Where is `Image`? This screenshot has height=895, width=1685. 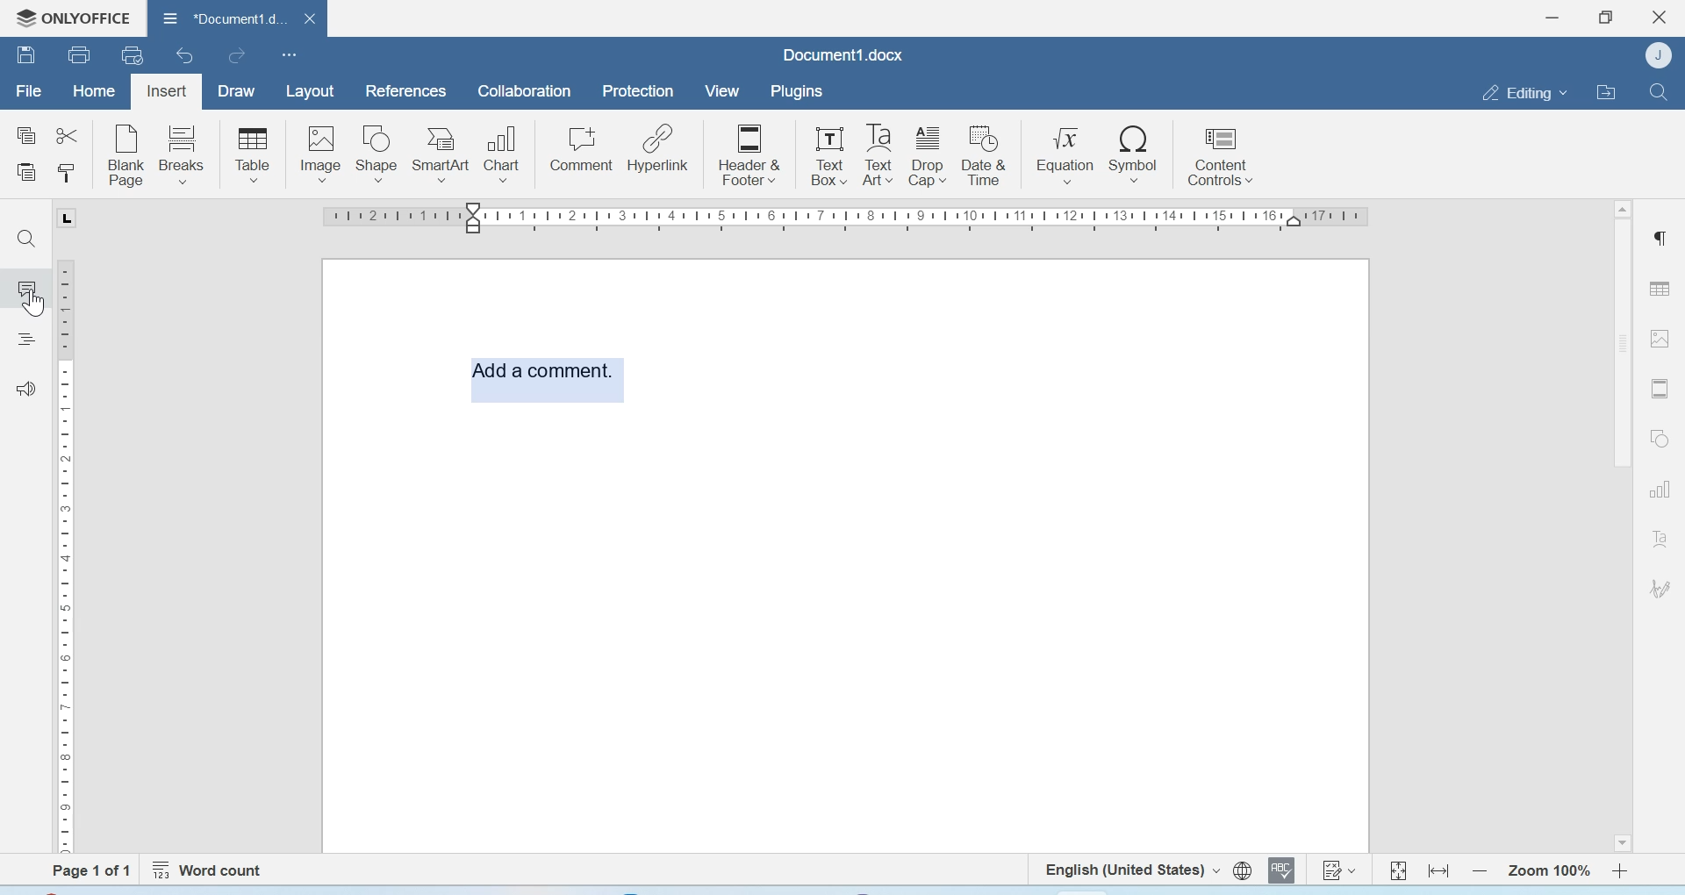
Image is located at coordinates (1660, 337).